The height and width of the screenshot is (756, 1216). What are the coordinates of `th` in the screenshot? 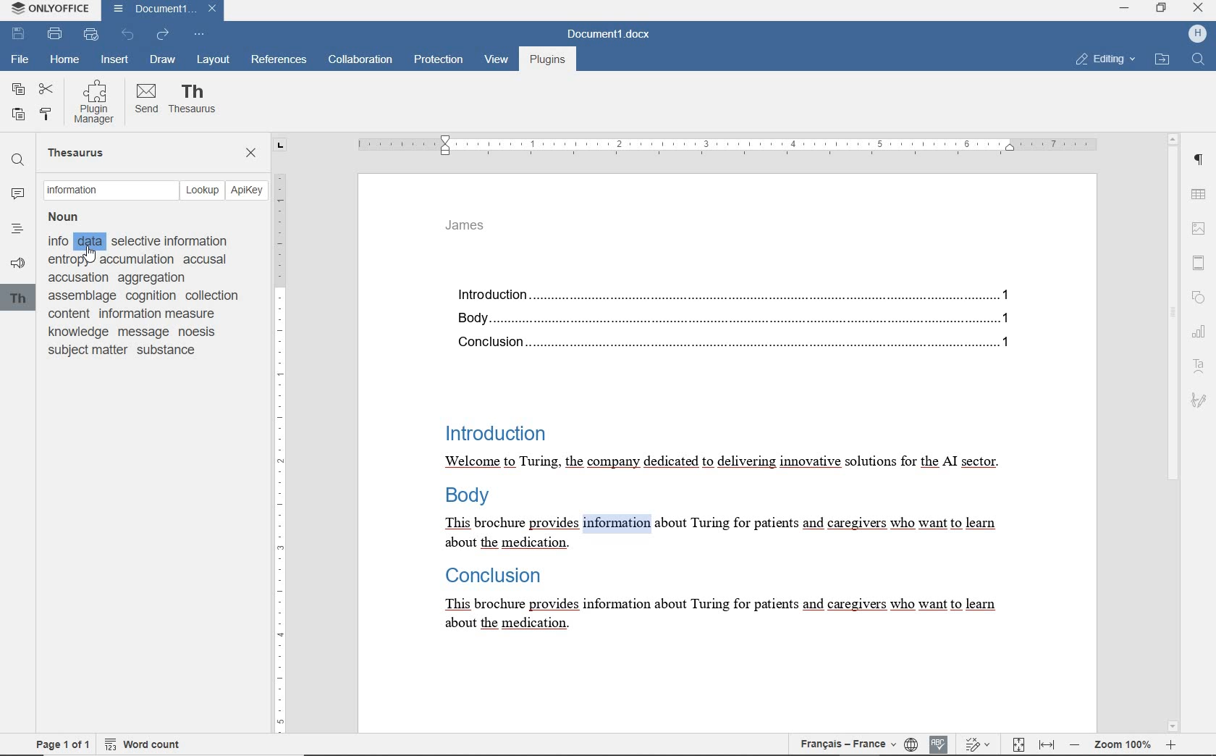 It's located at (19, 298).